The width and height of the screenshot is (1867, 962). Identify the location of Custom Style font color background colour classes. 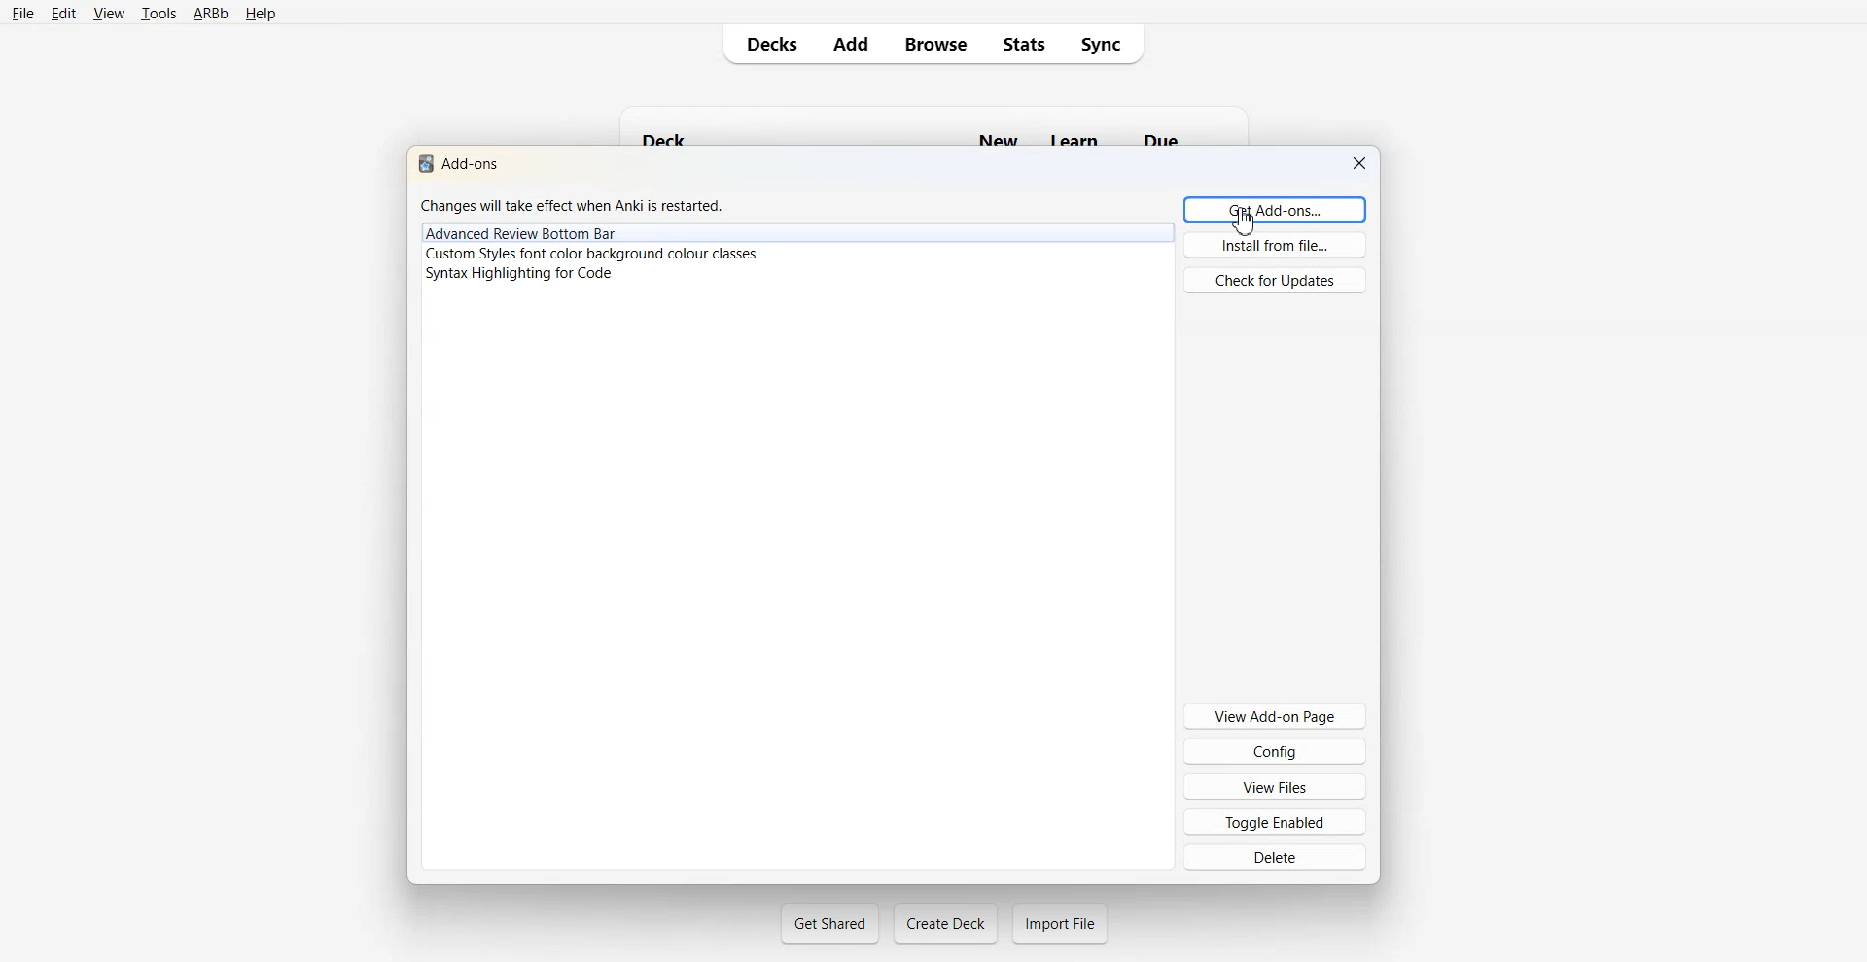
(797, 254).